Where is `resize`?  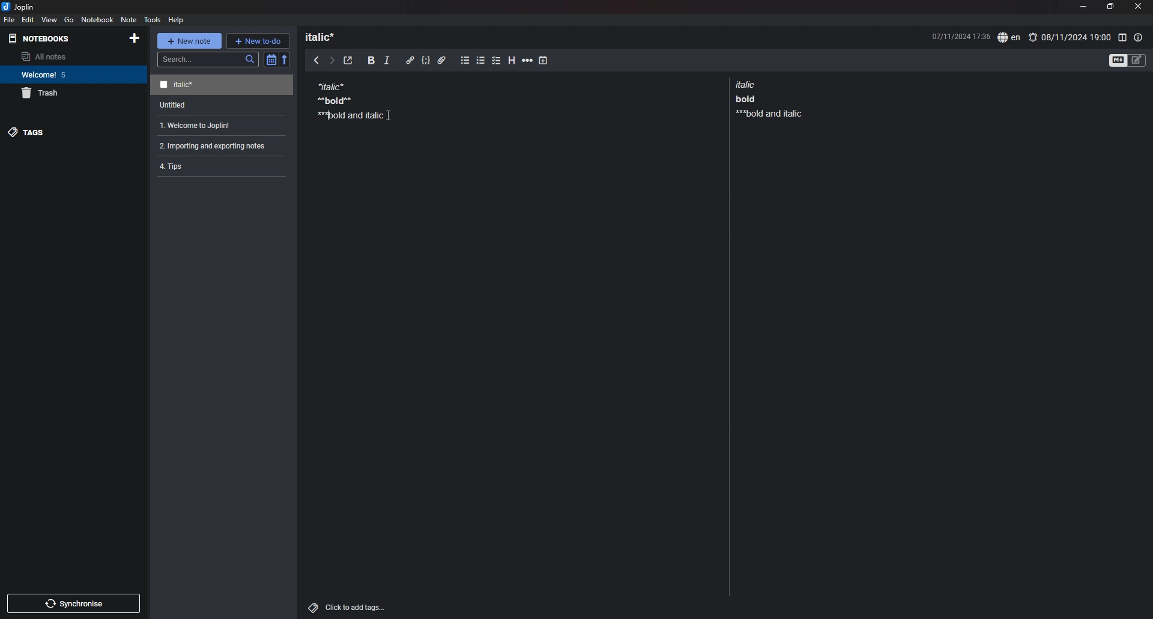 resize is located at coordinates (1110, 7).